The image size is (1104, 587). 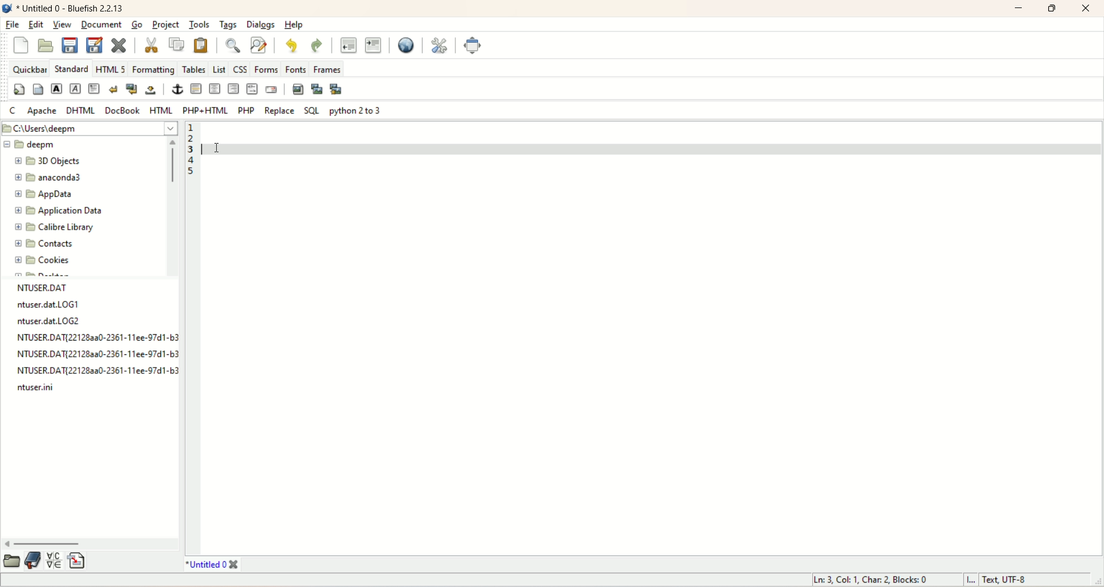 I want to click on file name, so click(x=81, y=286).